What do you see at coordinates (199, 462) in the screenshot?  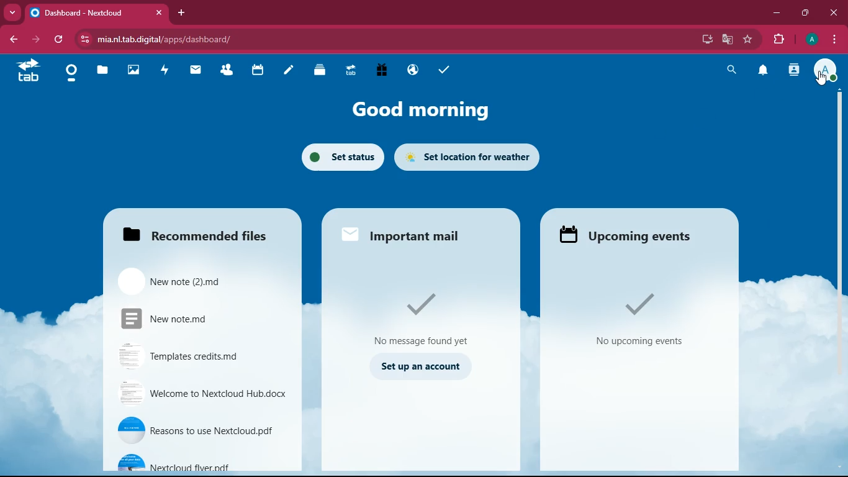 I see `Nextclous flyer.pdf` at bounding box center [199, 462].